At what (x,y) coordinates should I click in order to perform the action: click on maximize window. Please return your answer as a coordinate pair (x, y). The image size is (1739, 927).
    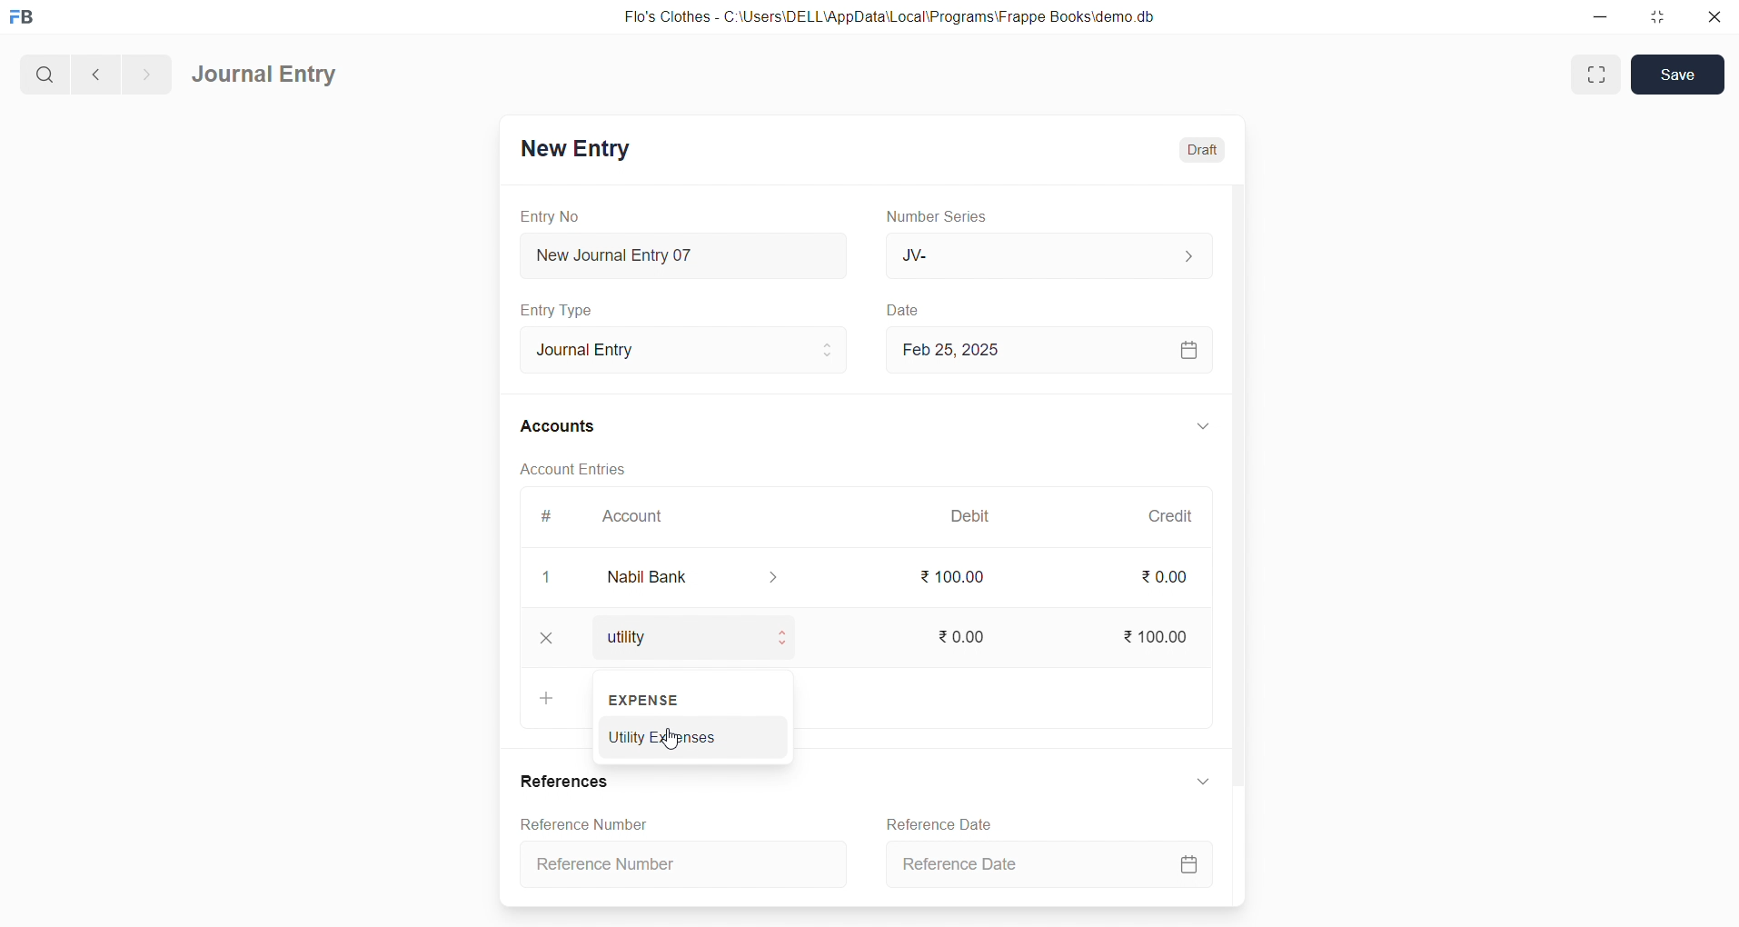
    Looking at the image, I should click on (1593, 74).